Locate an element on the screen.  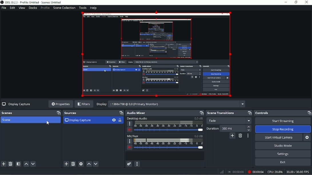
Open scene filters is located at coordinates (19, 164).